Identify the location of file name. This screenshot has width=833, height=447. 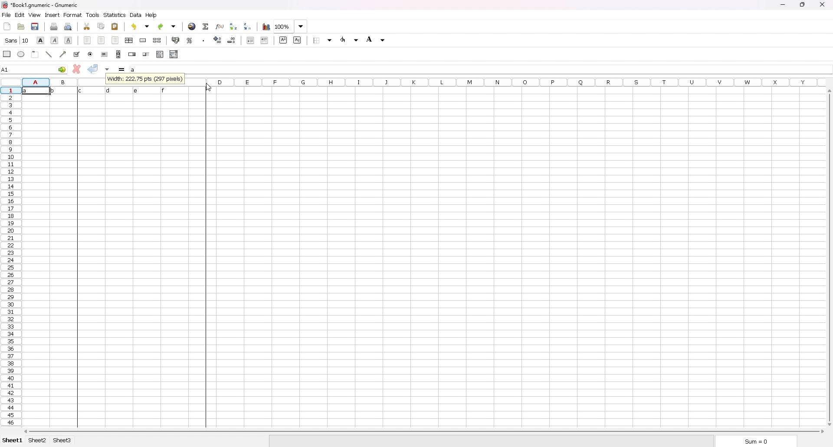
(41, 5).